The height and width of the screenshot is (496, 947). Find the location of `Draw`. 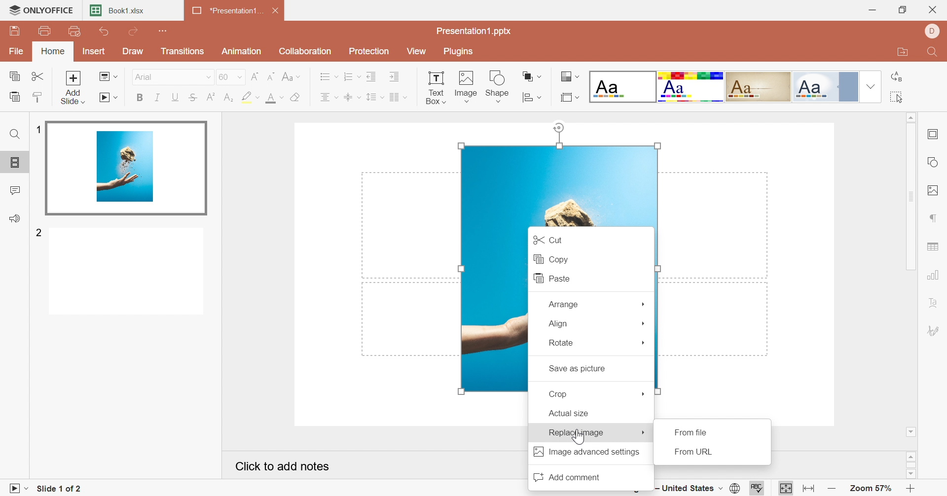

Draw is located at coordinates (135, 51).